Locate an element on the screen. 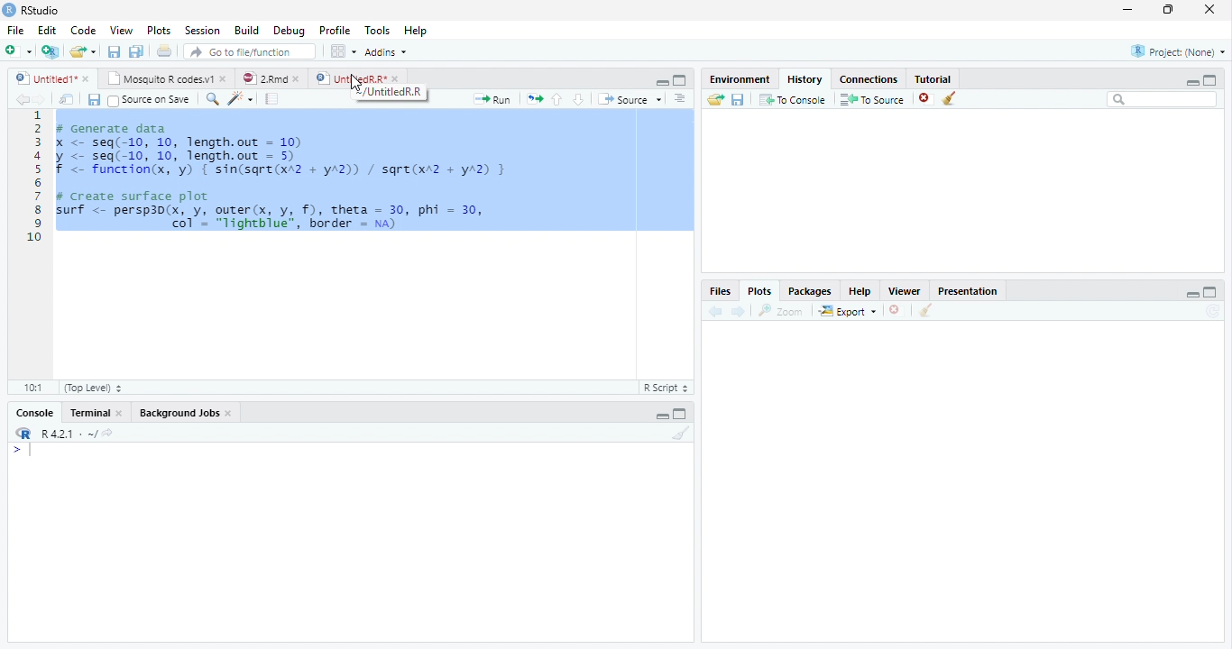 This screenshot has width=1232, height=649. To Console is located at coordinates (793, 99).